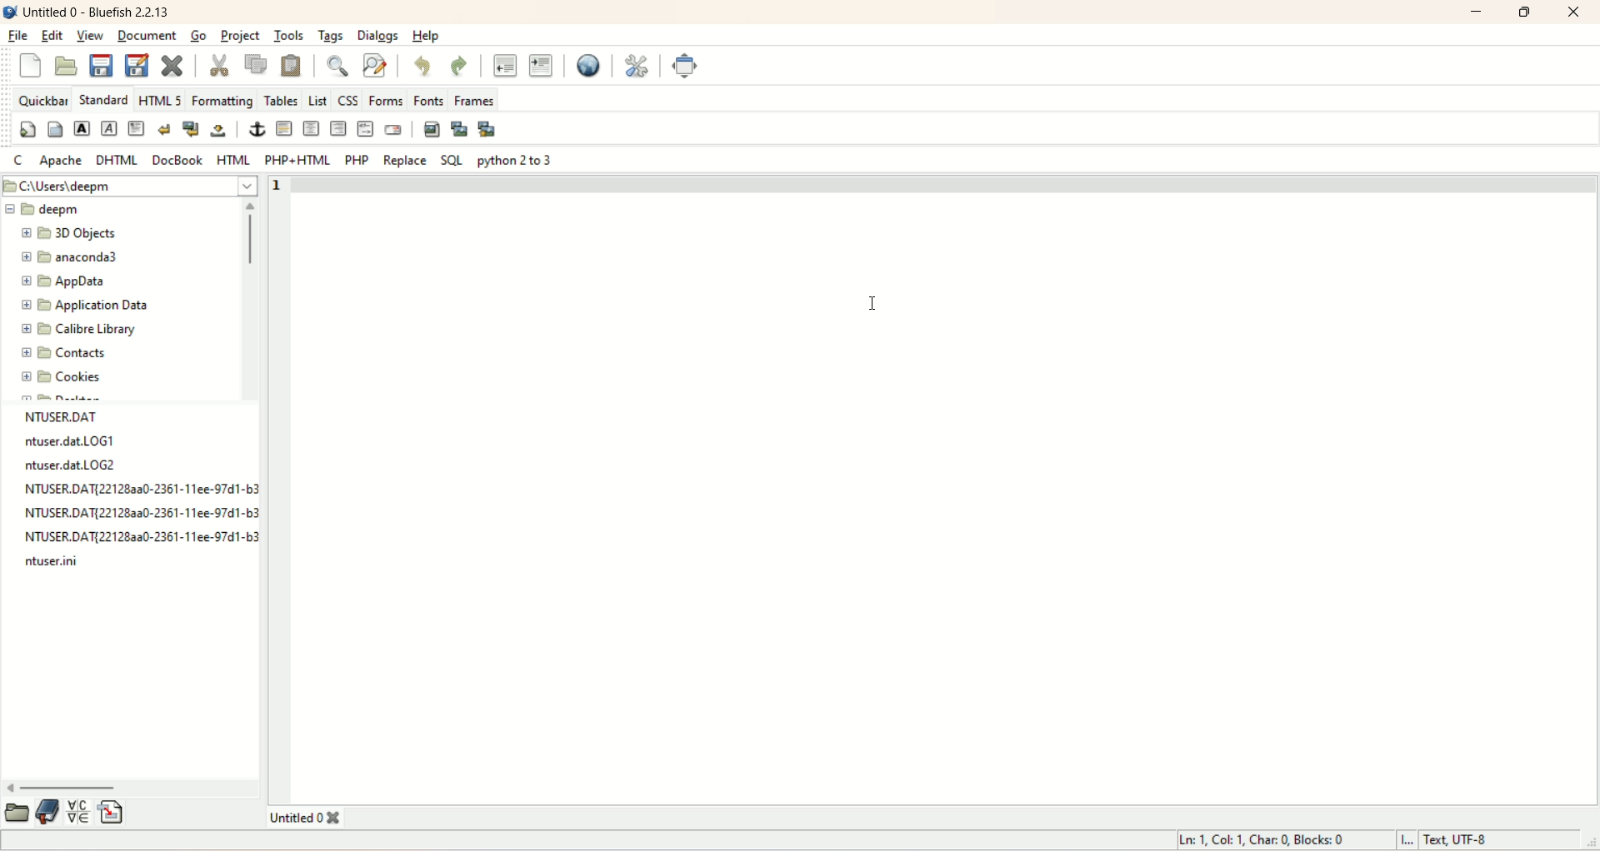 This screenshot has height=851, width=1600. I want to click on MULTI-THUMBNAIL, so click(490, 130).